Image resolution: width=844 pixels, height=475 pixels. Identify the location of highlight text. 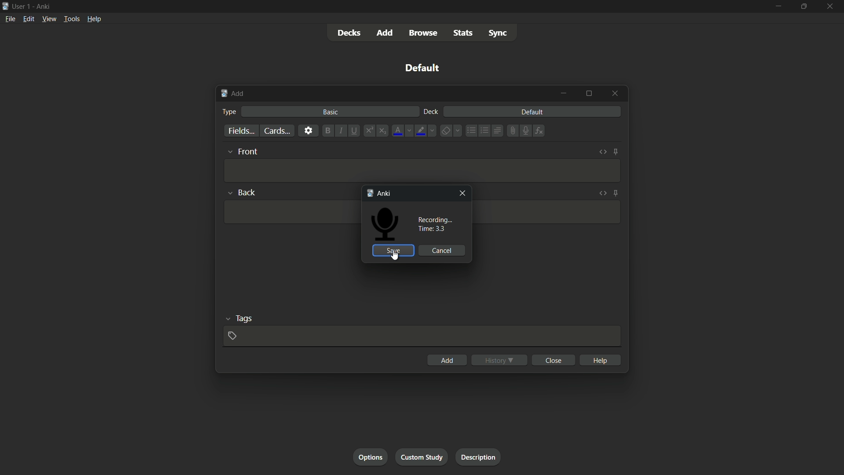
(420, 131).